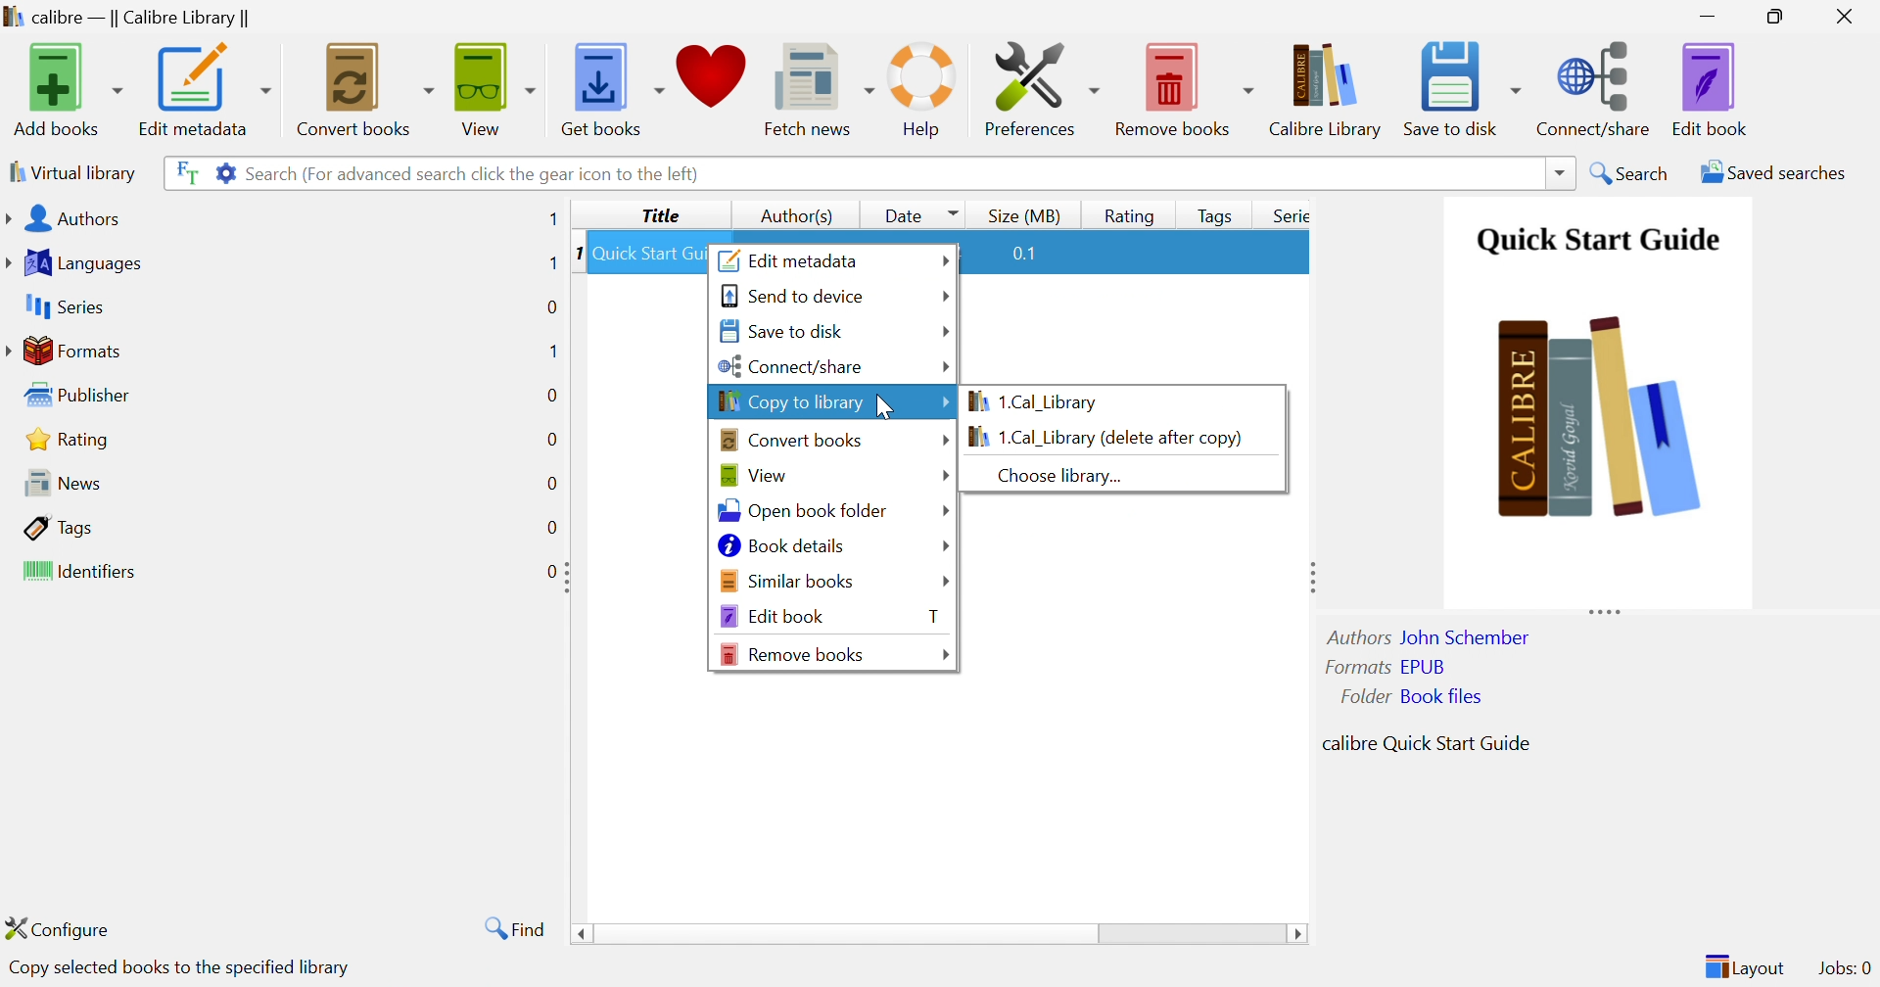  Describe the element at coordinates (1326, 89) in the screenshot. I see `Calibre Library` at that location.